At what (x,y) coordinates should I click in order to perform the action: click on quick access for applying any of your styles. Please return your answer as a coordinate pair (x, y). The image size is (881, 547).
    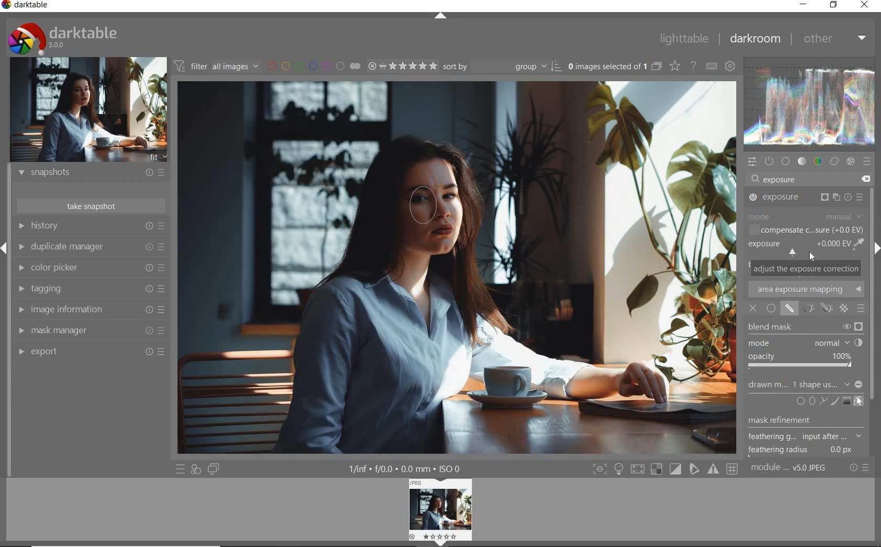
    Looking at the image, I should click on (195, 470).